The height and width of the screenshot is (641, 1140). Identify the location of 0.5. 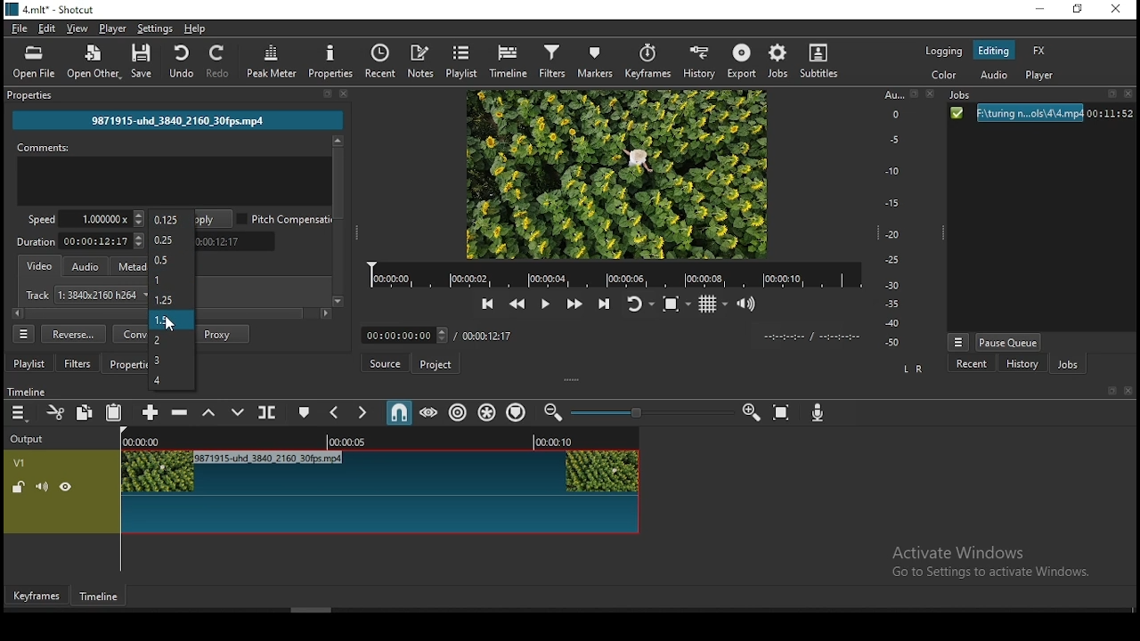
(172, 261).